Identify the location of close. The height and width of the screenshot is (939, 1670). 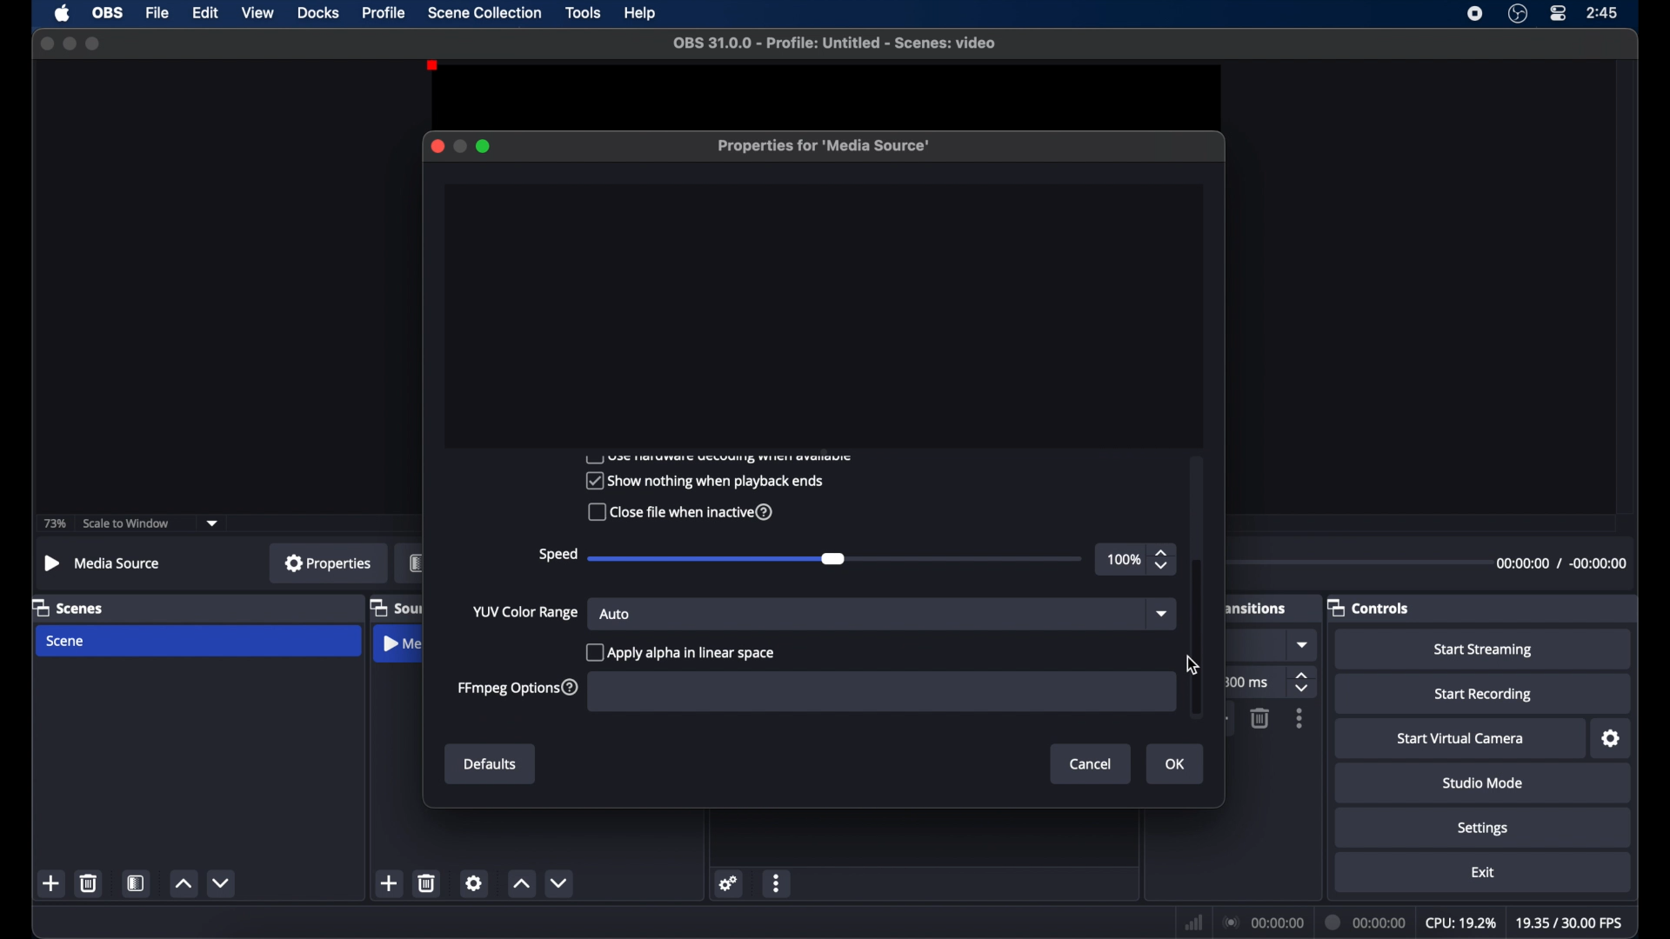
(43, 43).